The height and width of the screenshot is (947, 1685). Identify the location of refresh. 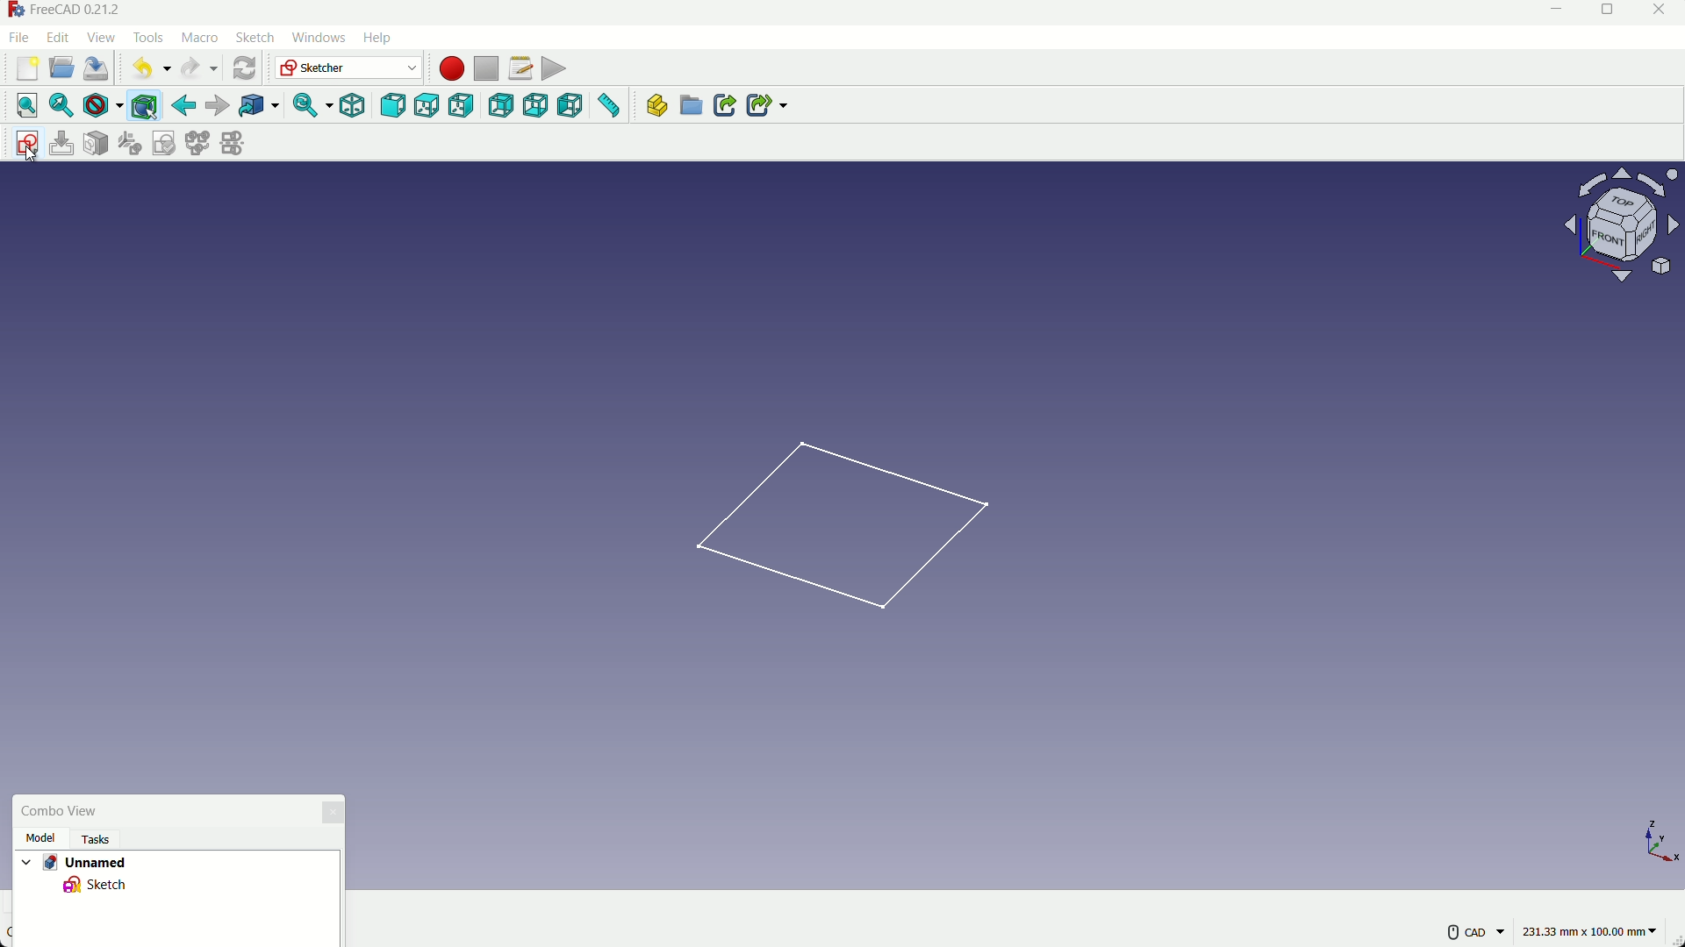
(247, 68).